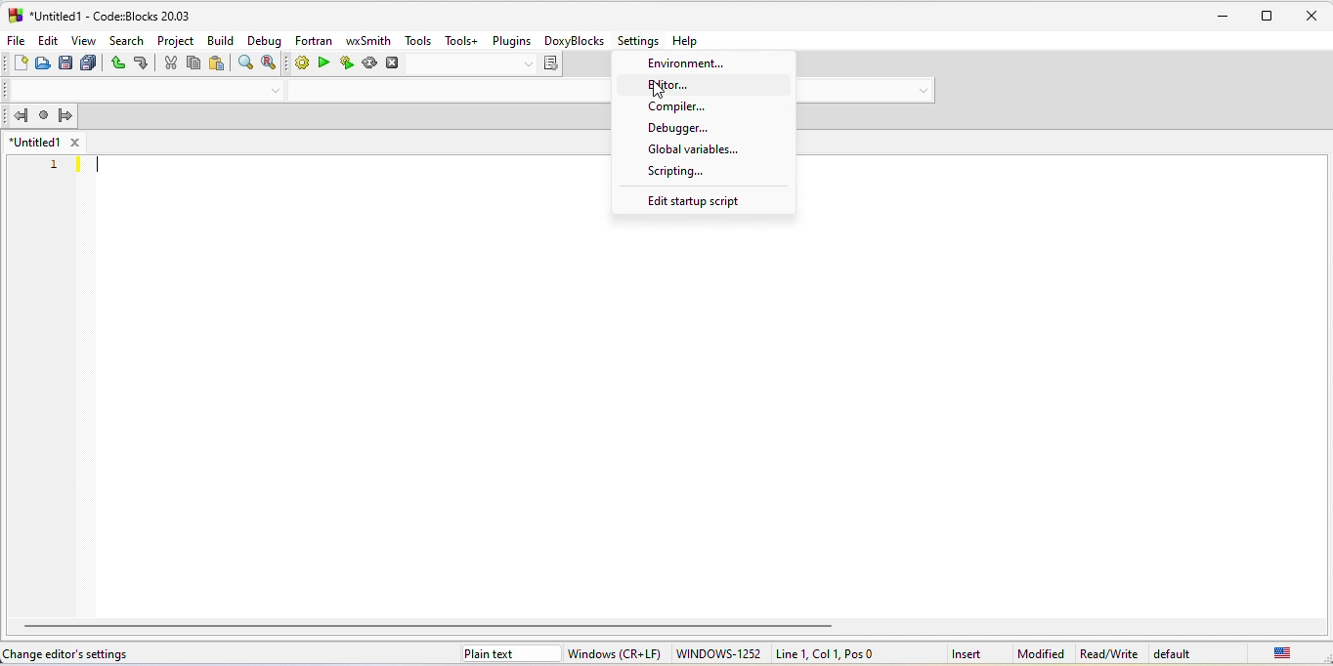  What do you see at coordinates (73, 142) in the screenshot?
I see `close` at bounding box center [73, 142].